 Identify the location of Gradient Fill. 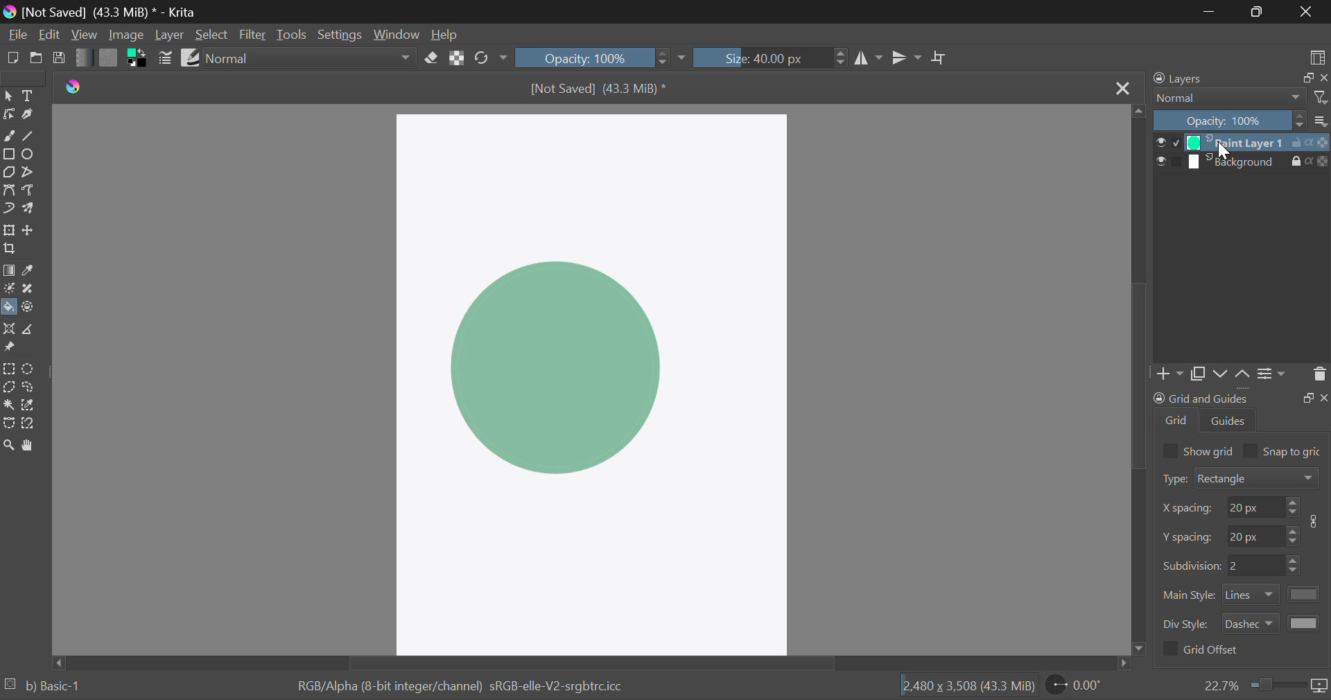
(10, 270).